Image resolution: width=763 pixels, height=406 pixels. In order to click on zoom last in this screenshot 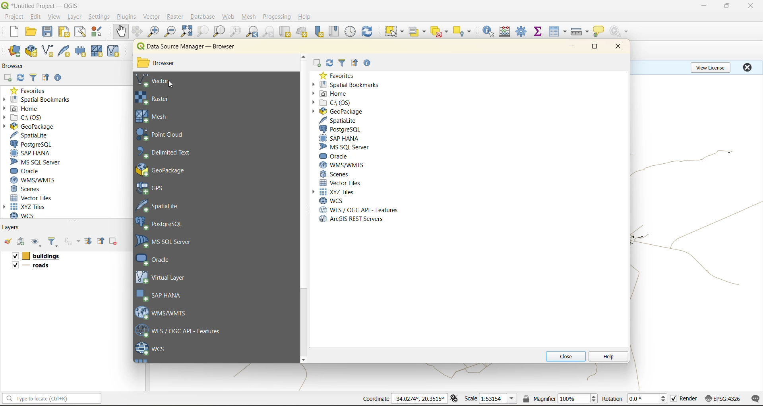, I will do `click(252, 32)`.